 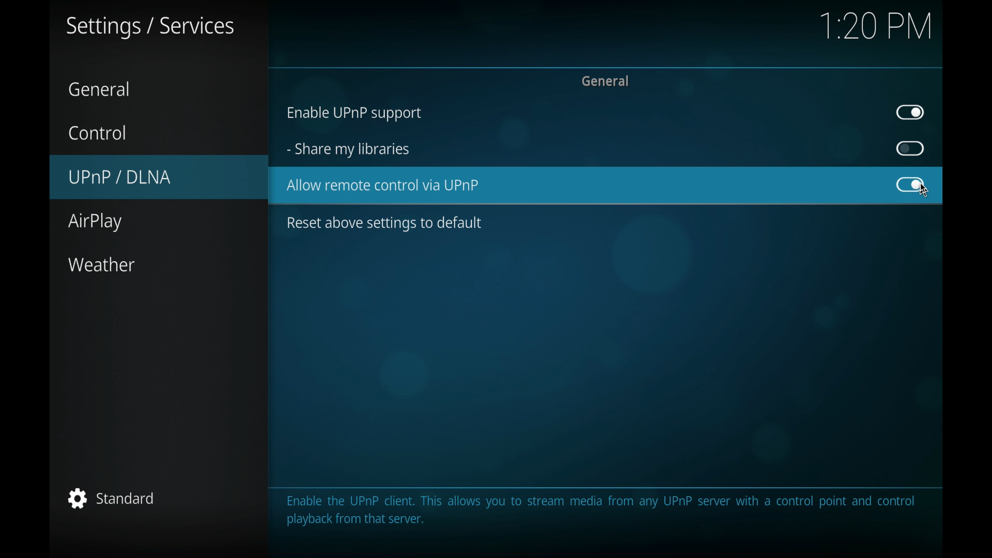 What do you see at coordinates (924, 193) in the screenshot?
I see `cursor` at bounding box center [924, 193].